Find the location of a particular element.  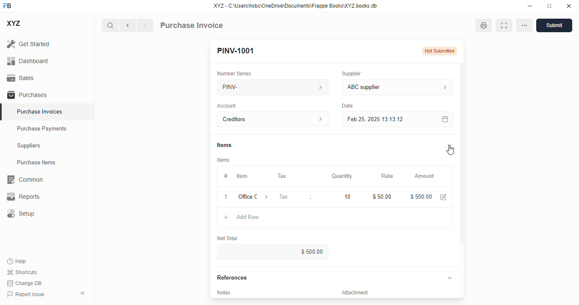

item is located at coordinates (242, 176).